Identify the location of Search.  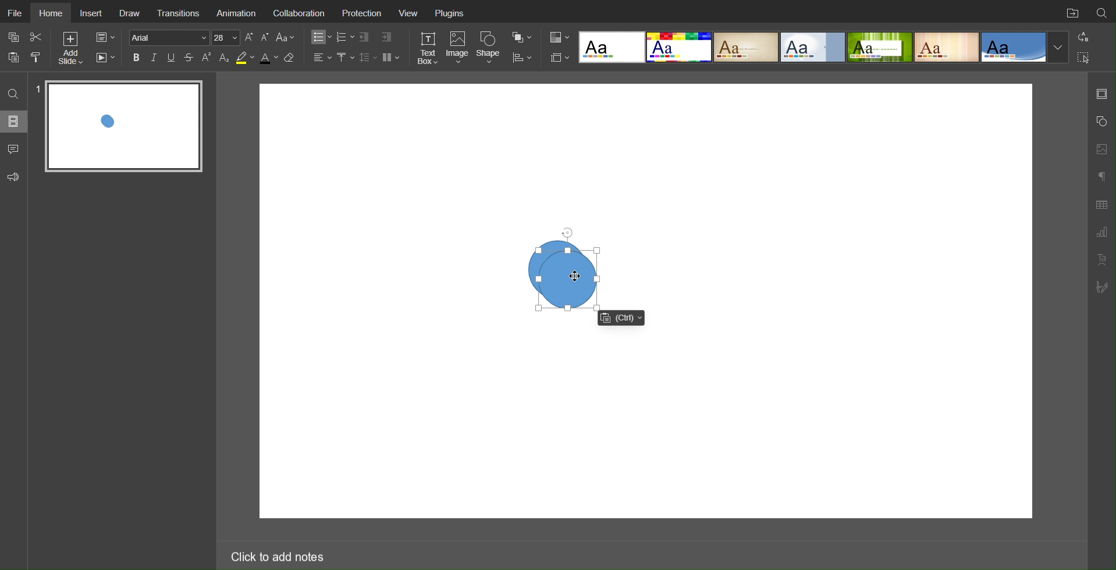
(15, 93).